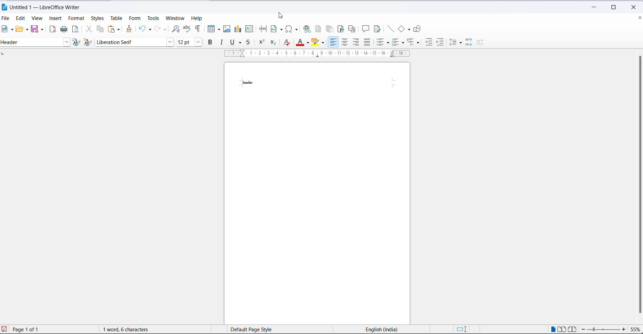  What do you see at coordinates (592, 7) in the screenshot?
I see `minimize` at bounding box center [592, 7].